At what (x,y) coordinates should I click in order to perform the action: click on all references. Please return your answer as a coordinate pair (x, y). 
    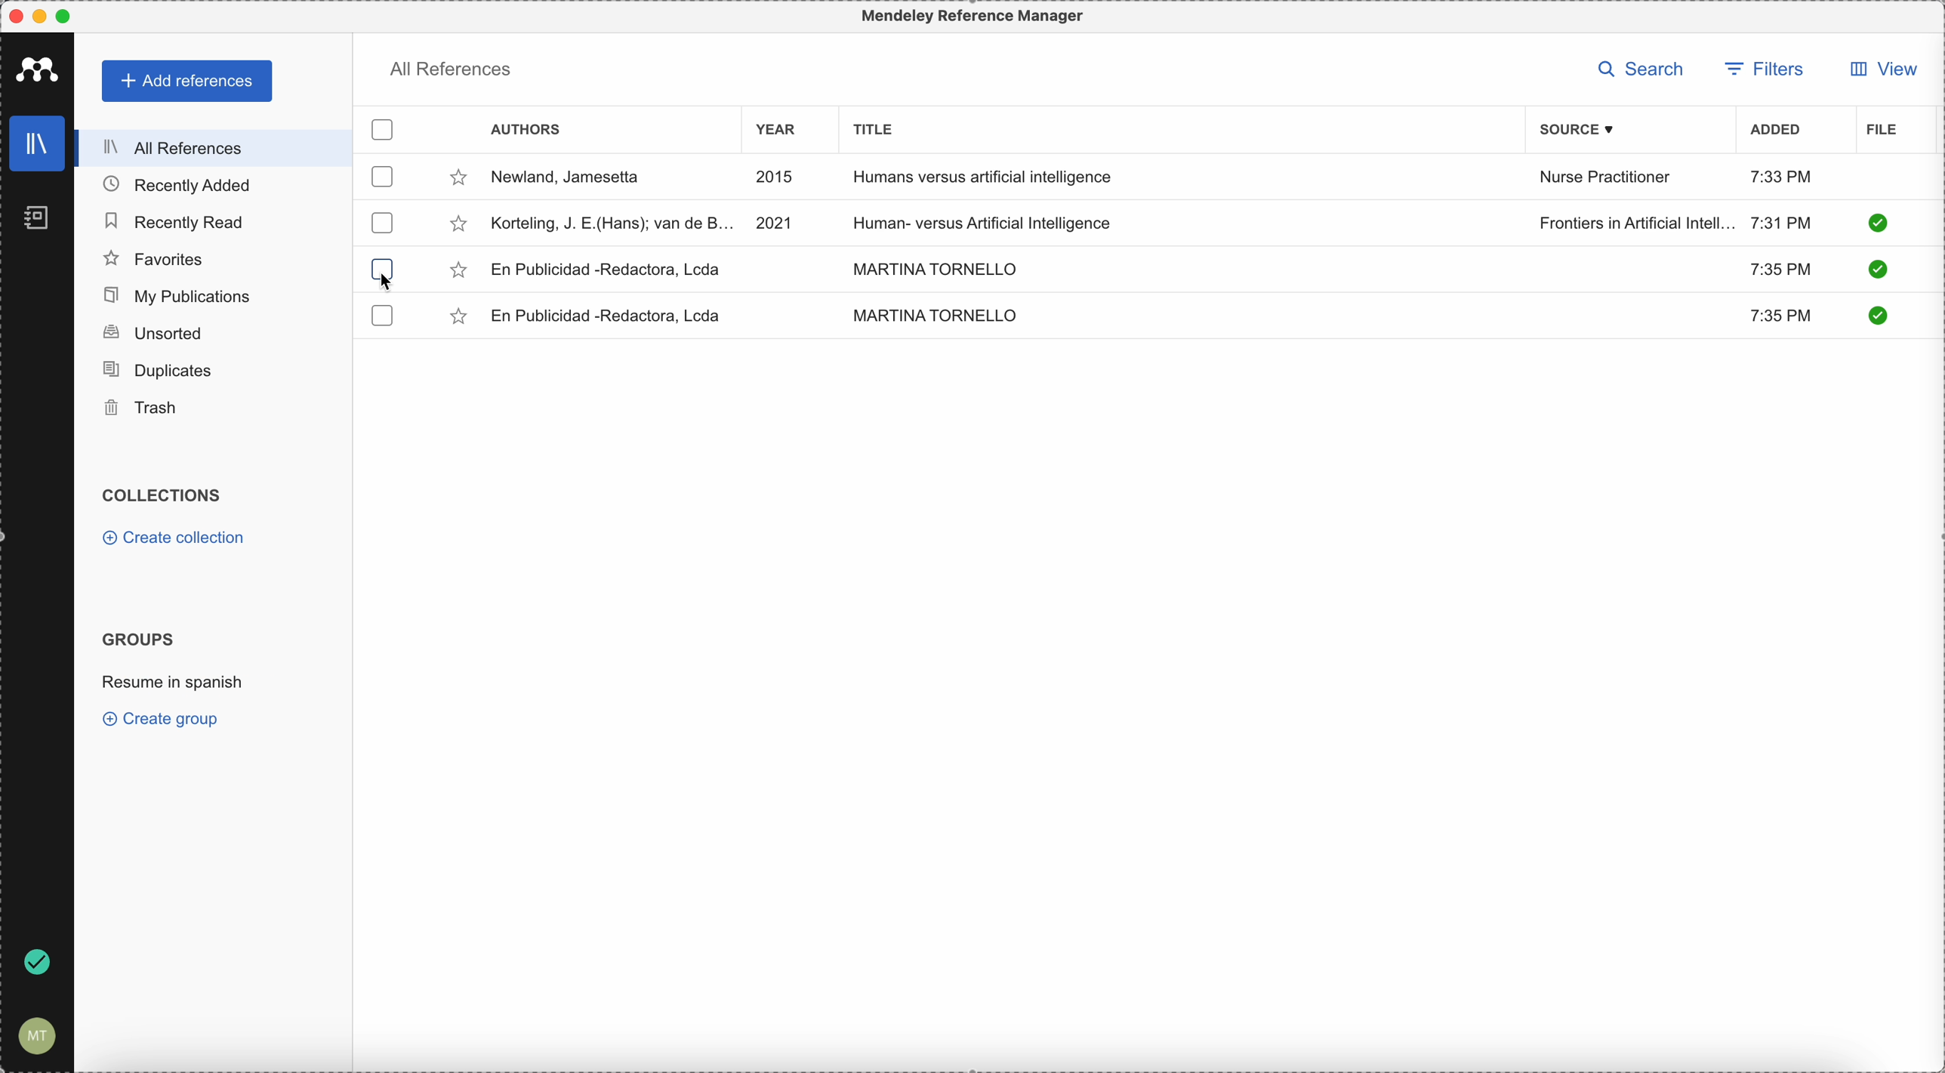
    Looking at the image, I should click on (208, 148).